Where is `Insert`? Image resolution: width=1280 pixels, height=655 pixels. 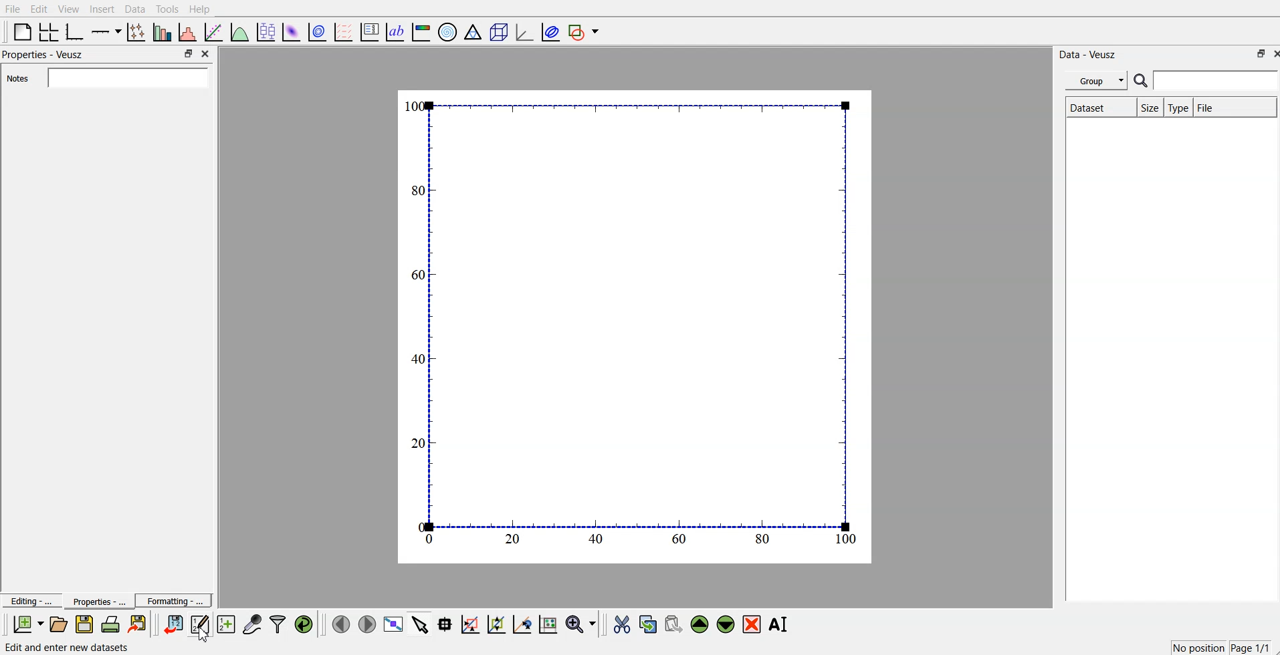
Insert is located at coordinates (100, 9).